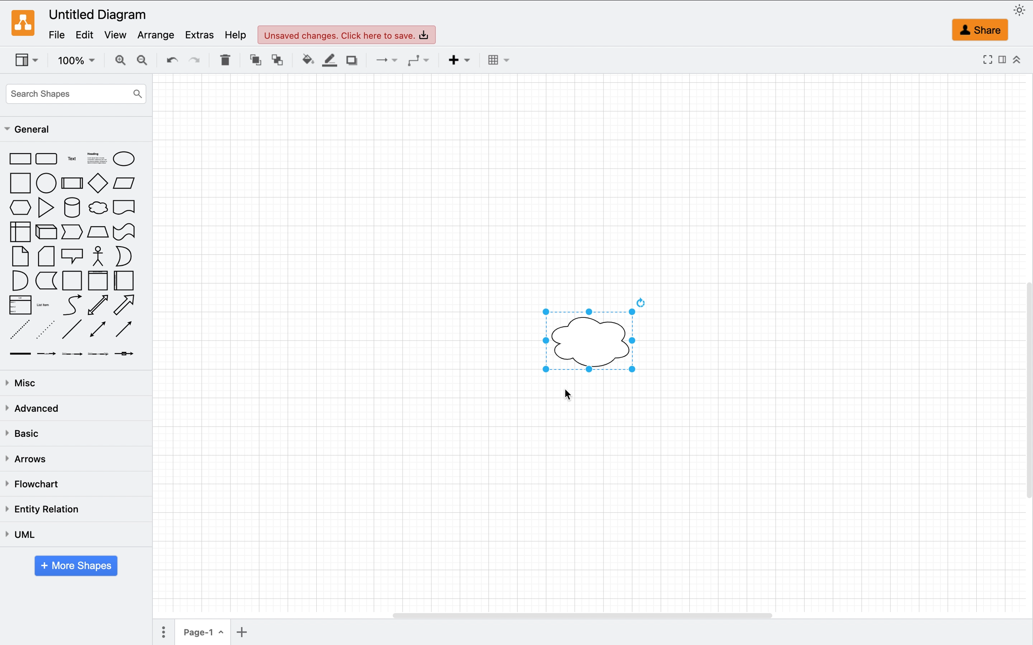 The height and width of the screenshot is (645, 1033). I want to click on line color, so click(328, 61).